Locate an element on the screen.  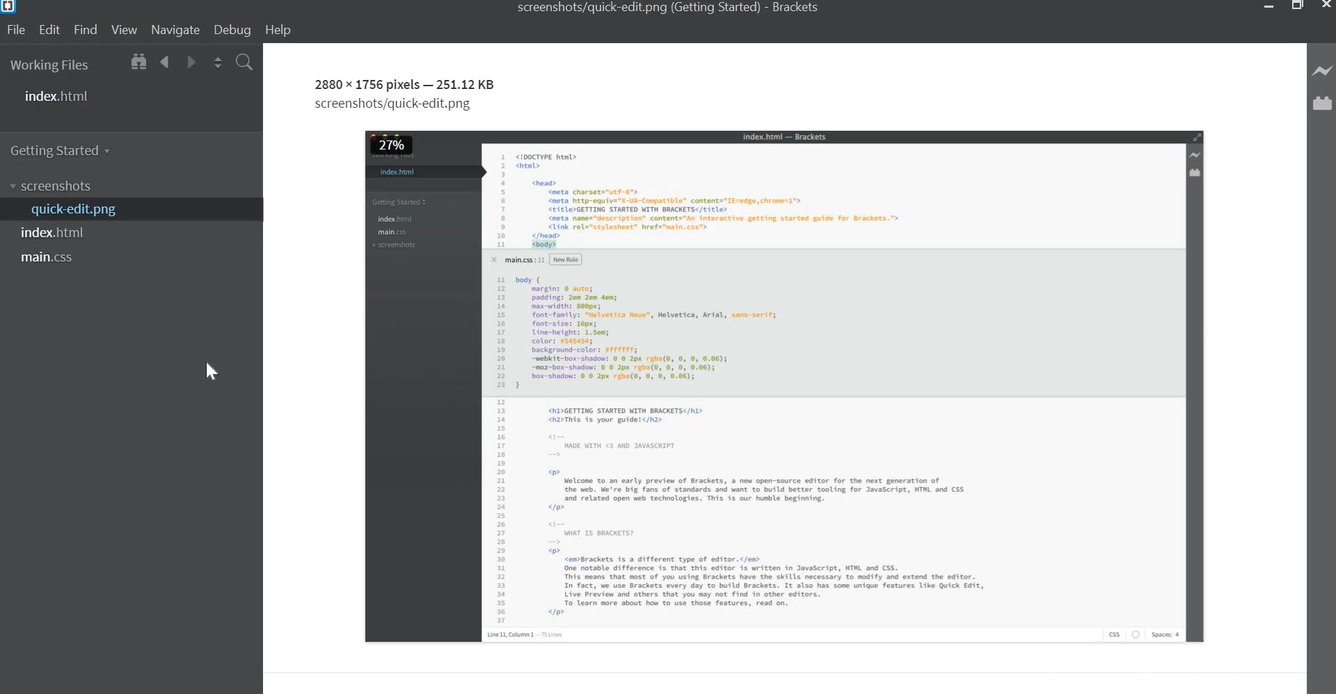
minimize is located at coordinates (1269, 8).